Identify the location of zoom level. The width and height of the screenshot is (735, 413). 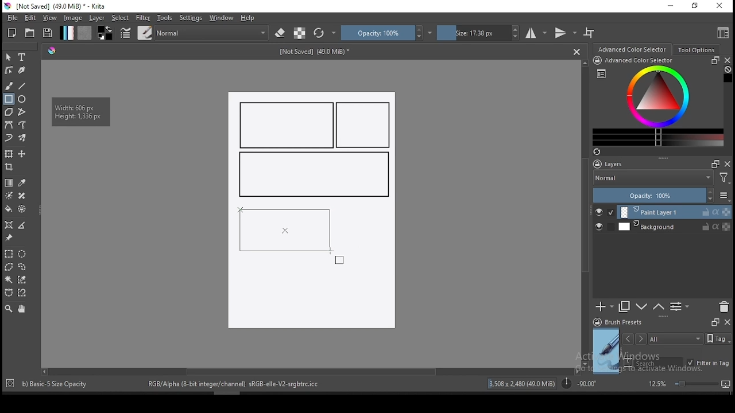
(689, 383).